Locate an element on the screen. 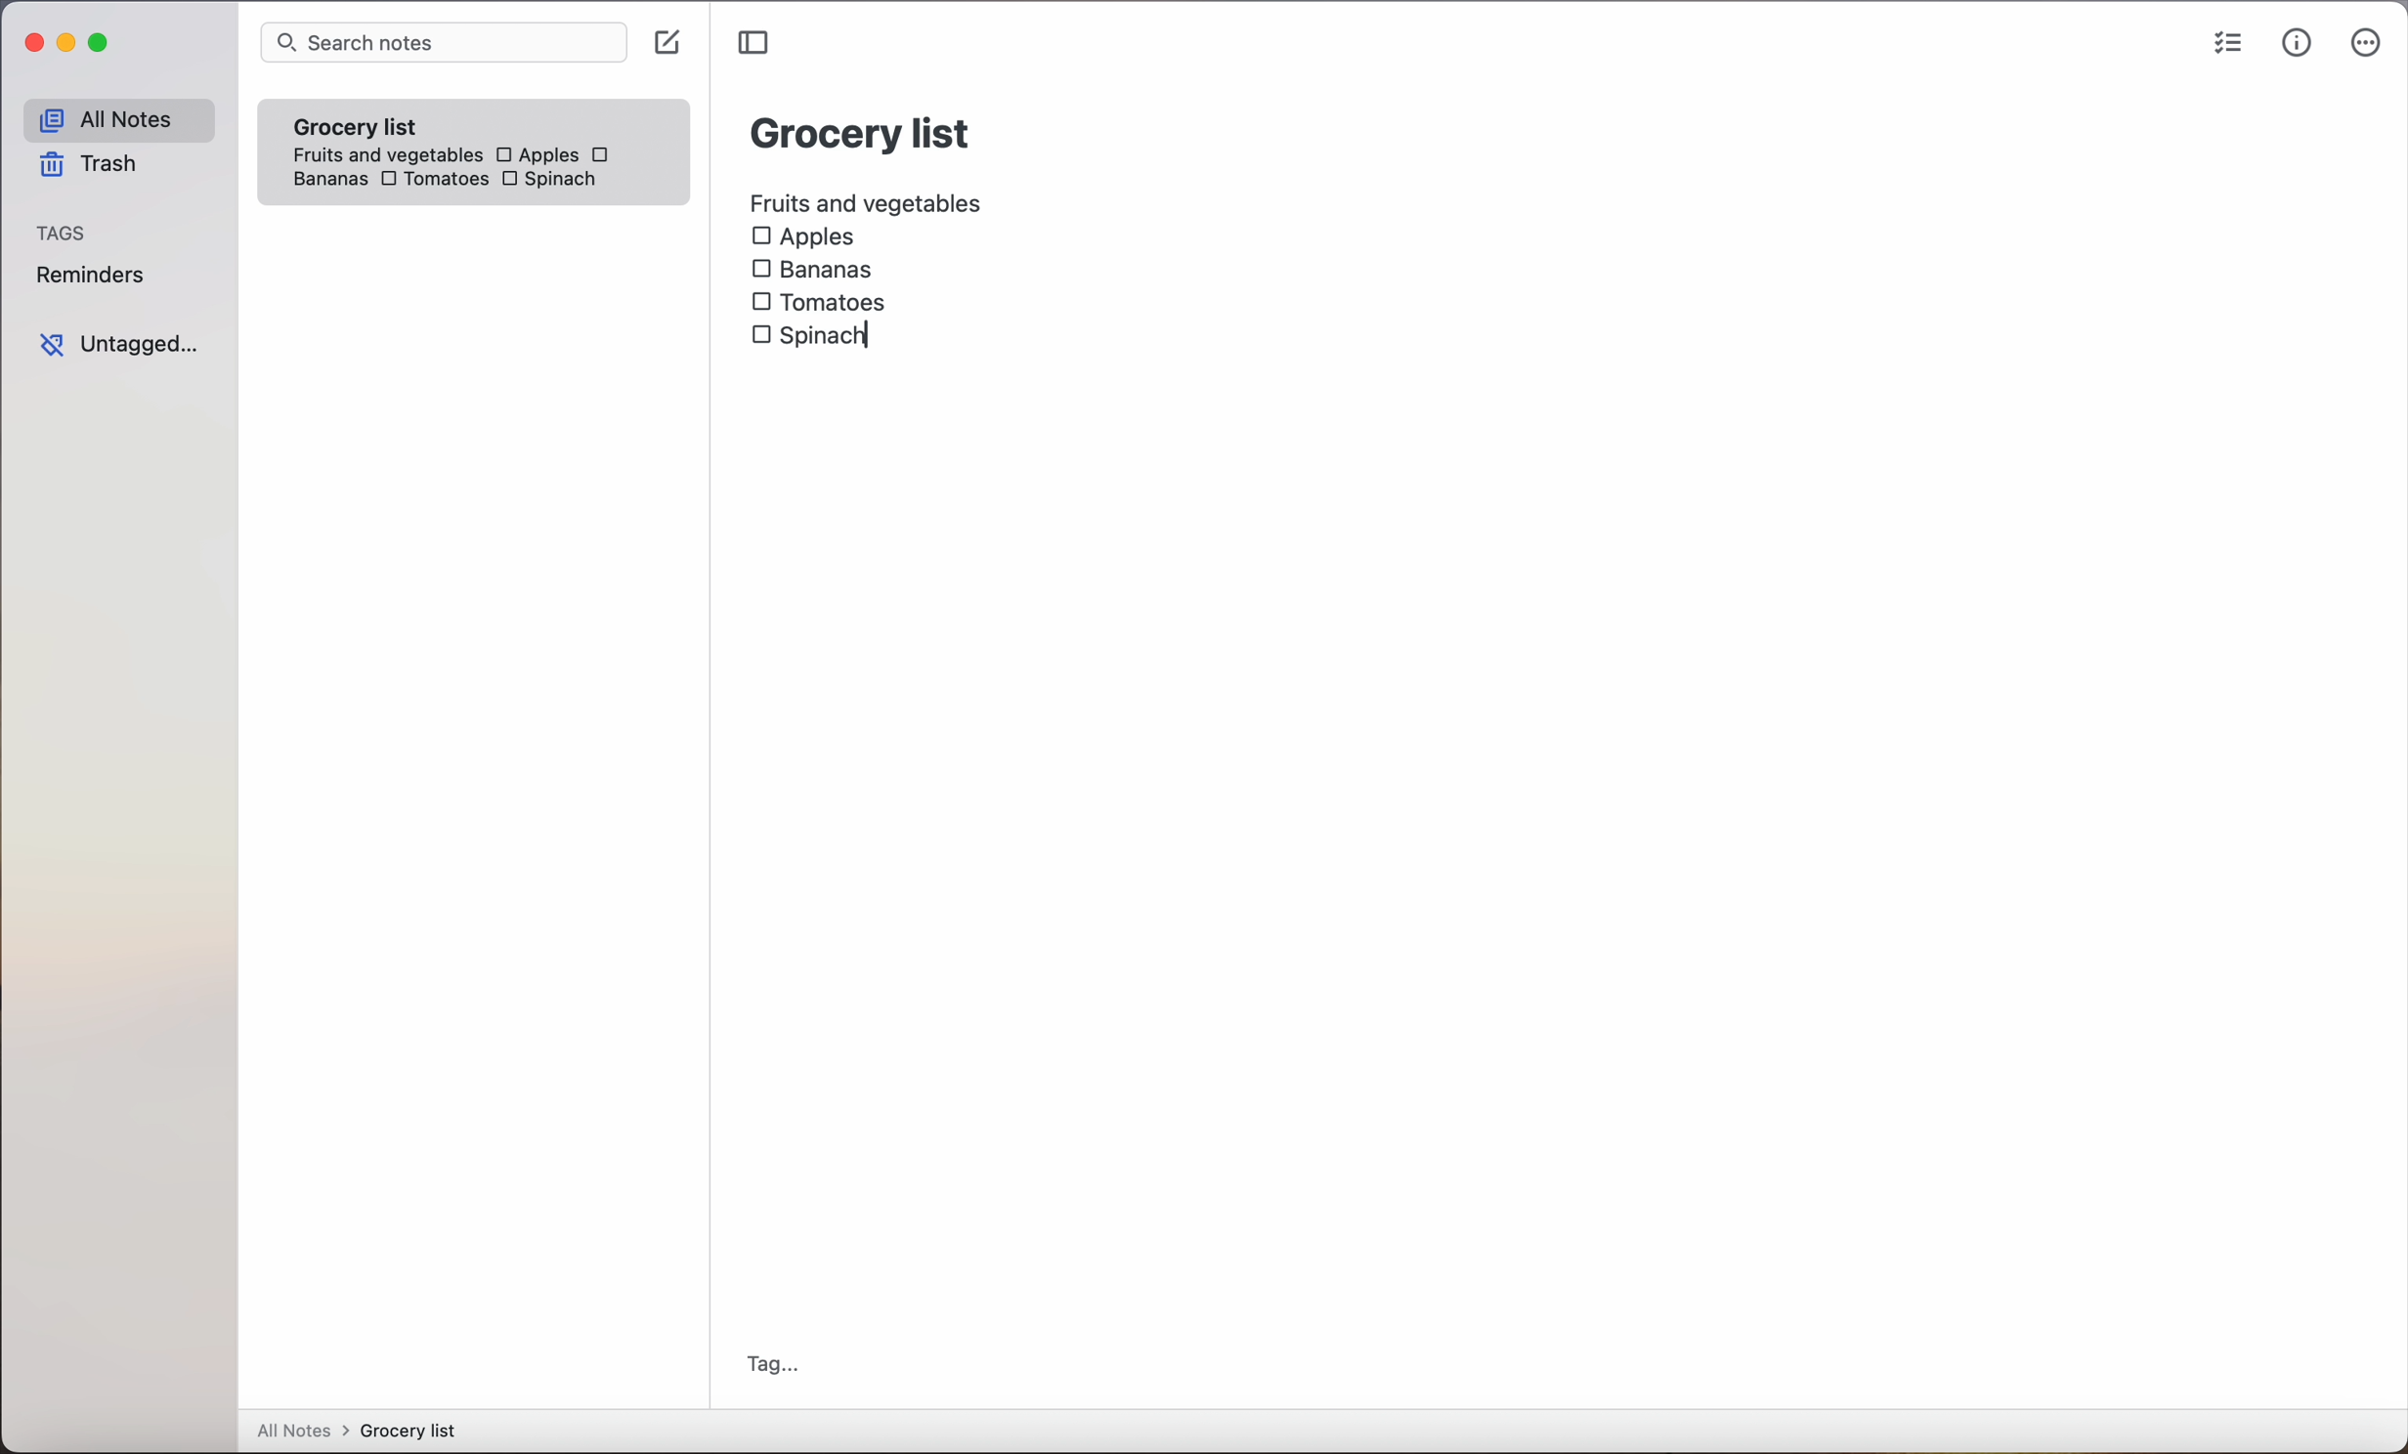 Image resolution: width=2408 pixels, height=1454 pixels. bananas is located at coordinates (326, 179).